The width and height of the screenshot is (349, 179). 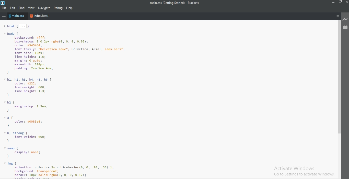 I want to click on logo, so click(x=3, y=2).